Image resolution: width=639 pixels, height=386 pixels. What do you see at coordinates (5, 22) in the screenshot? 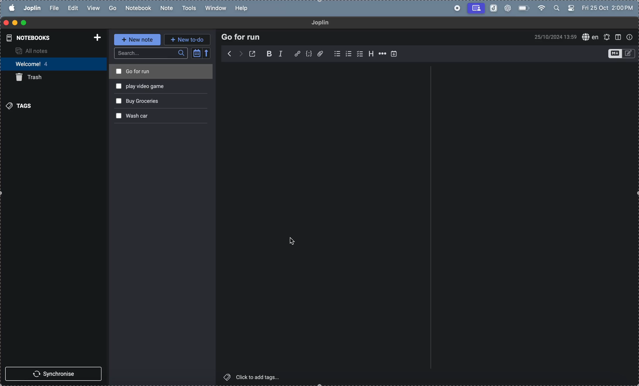
I see `closing window` at bounding box center [5, 22].